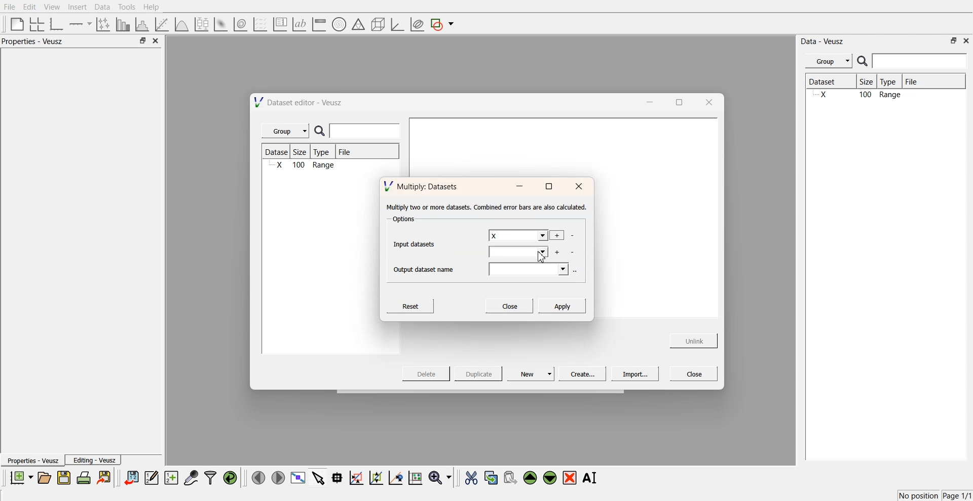  I want to click on X 100 Range, so click(304, 166).